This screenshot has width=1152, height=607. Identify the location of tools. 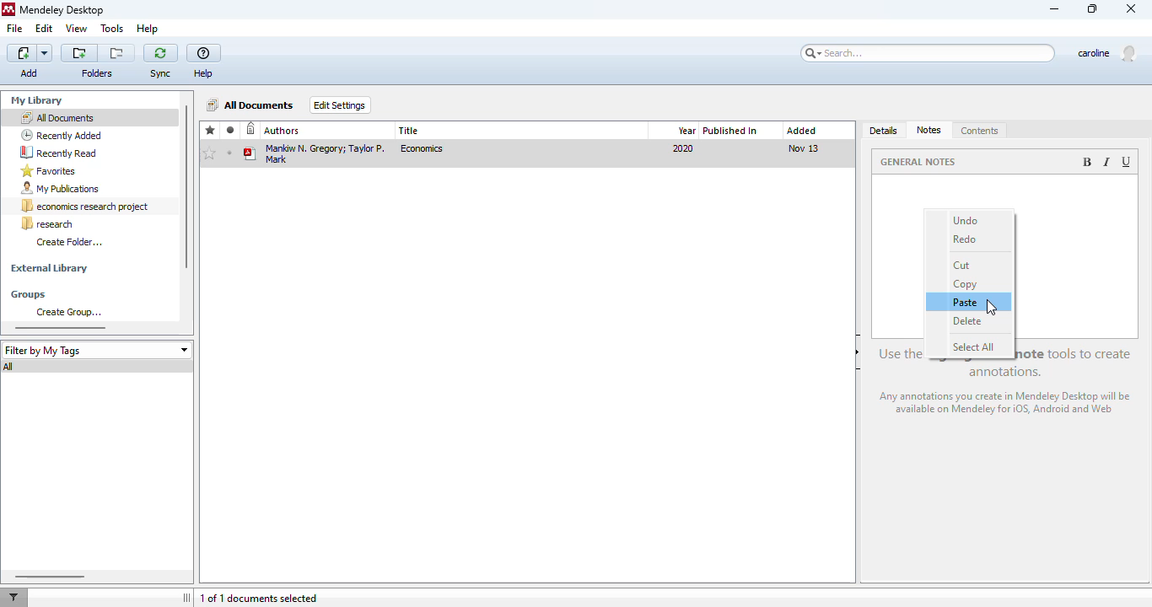
(112, 30).